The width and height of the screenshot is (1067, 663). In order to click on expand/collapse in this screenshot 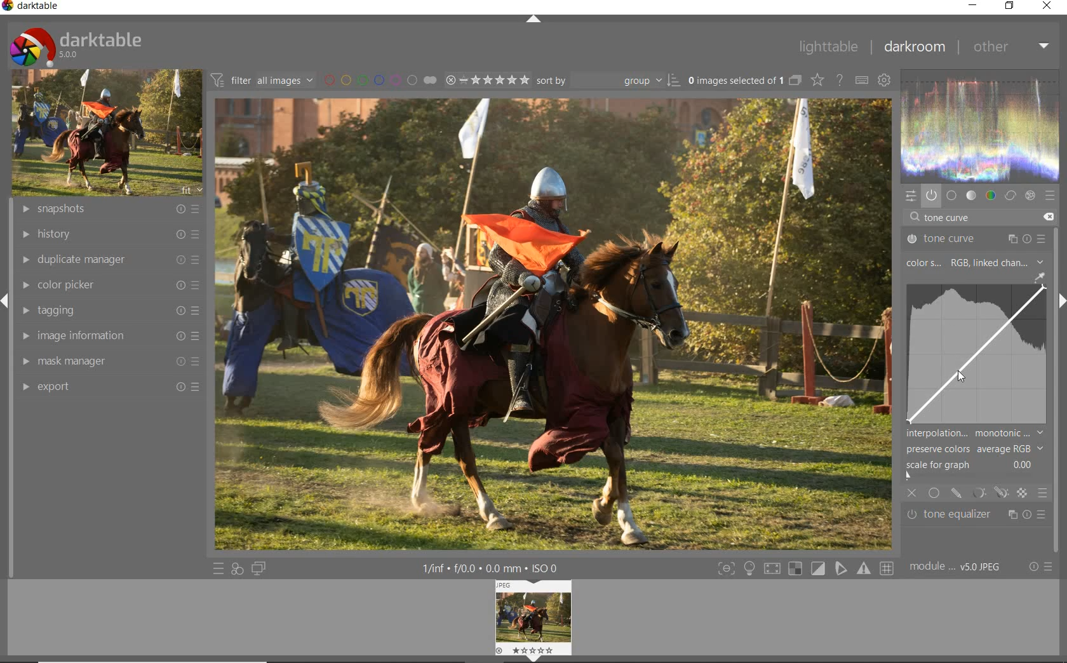, I will do `click(533, 20)`.